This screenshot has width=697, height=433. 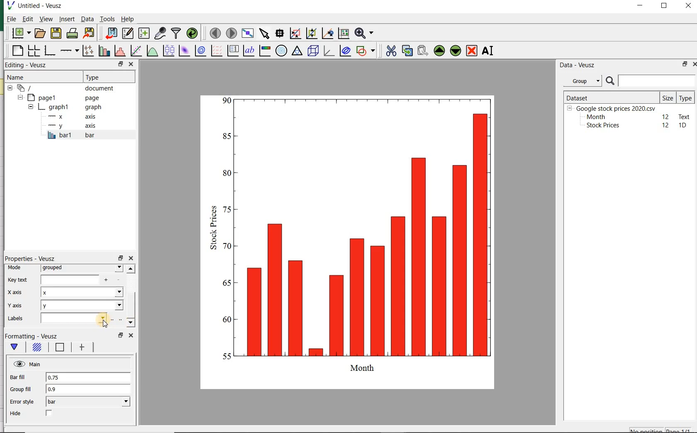 I want to click on y-axis, so click(x=71, y=126).